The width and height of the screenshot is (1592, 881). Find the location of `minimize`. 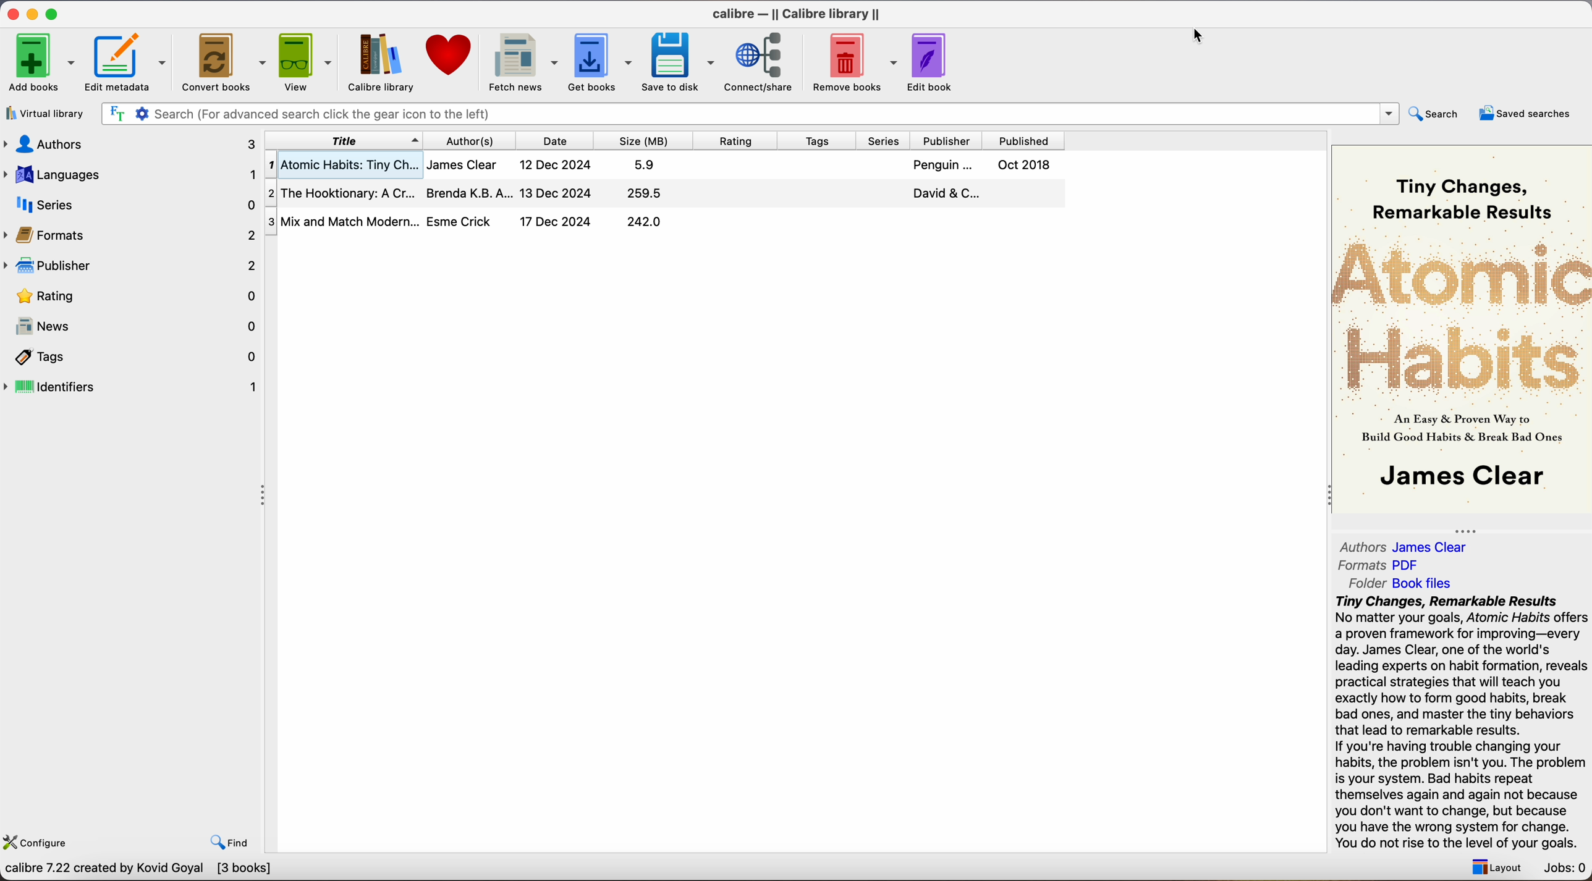

minimize is located at coordinates (35, 13).